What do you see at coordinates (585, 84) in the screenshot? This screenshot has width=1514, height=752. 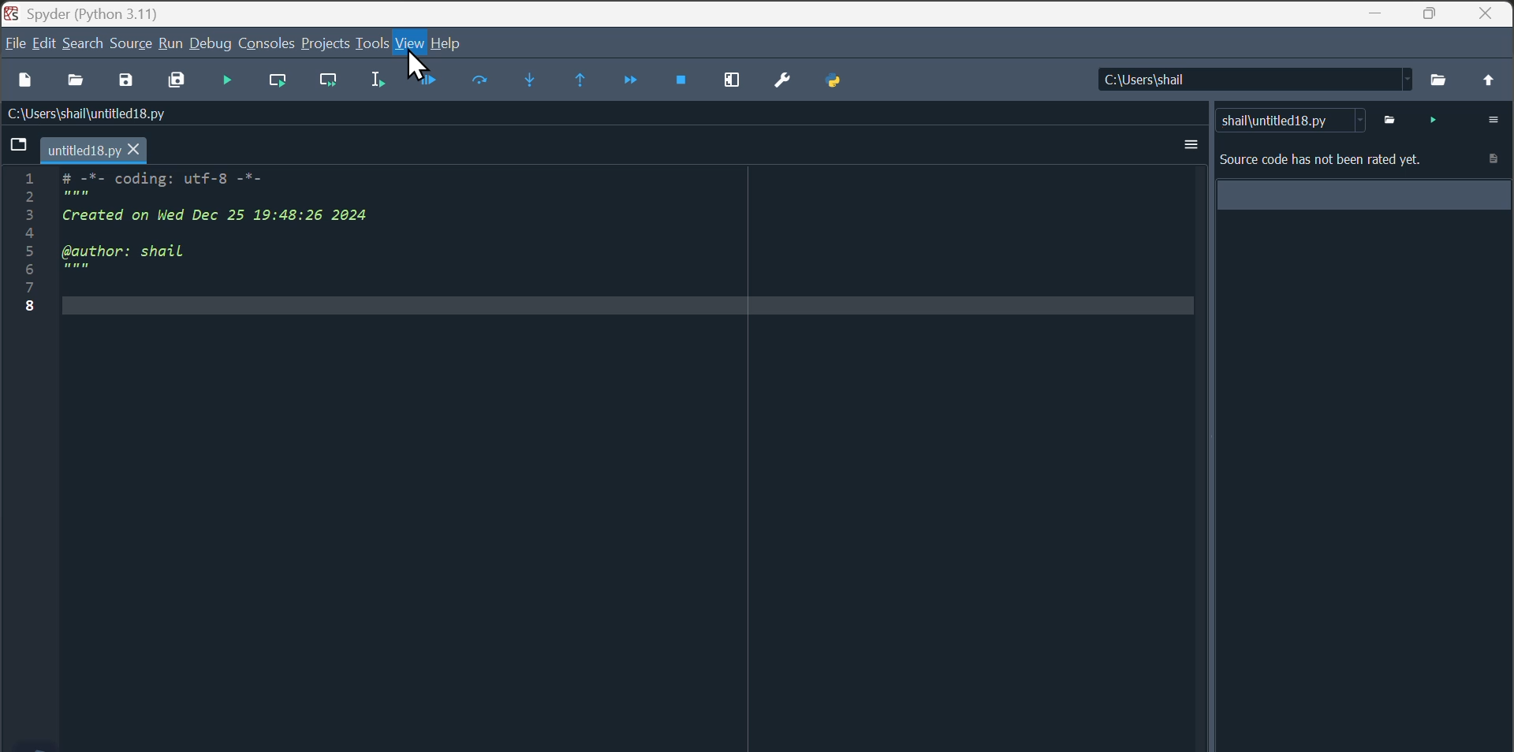 I see `Run untill current Function` at bounding box center [585, 84].